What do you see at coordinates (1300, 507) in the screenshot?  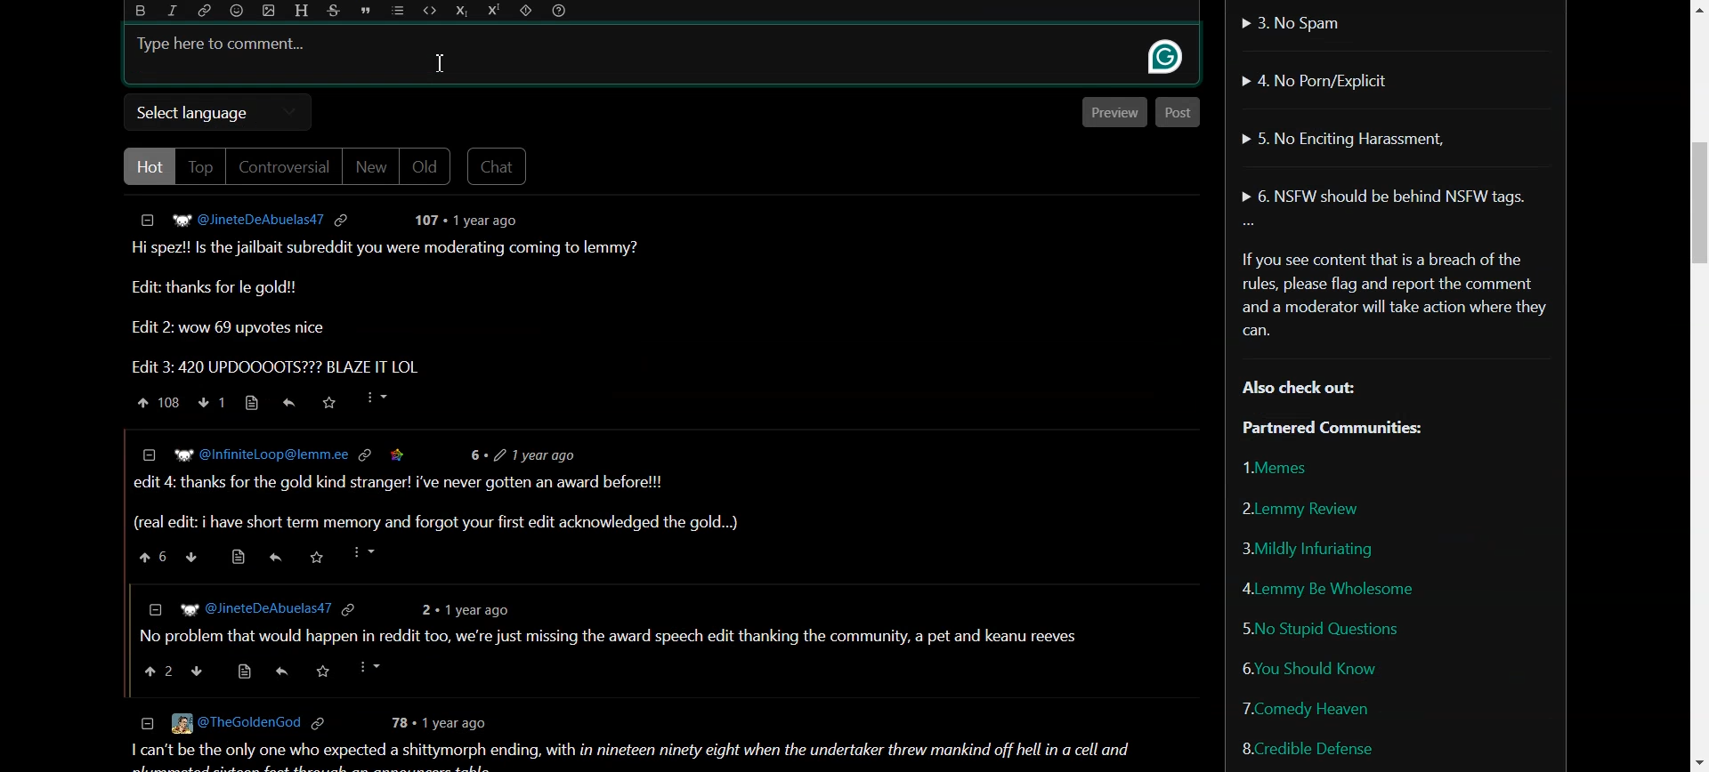 I see `Lemmy Review` at bounding box center [1300, 507].